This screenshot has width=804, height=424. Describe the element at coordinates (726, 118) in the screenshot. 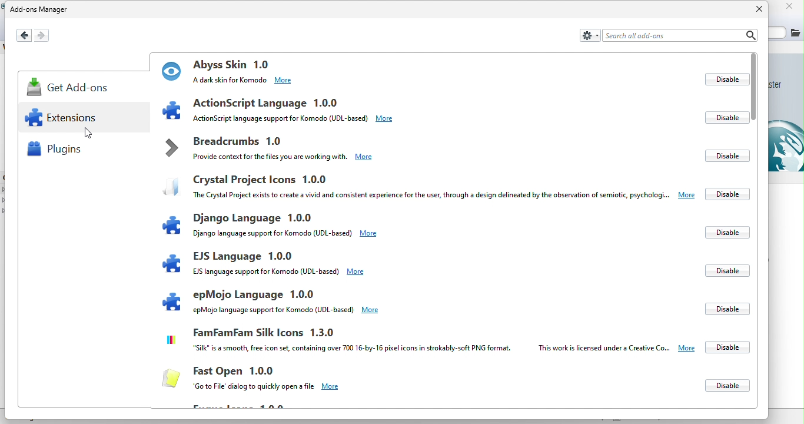

I see `disable` at that location.